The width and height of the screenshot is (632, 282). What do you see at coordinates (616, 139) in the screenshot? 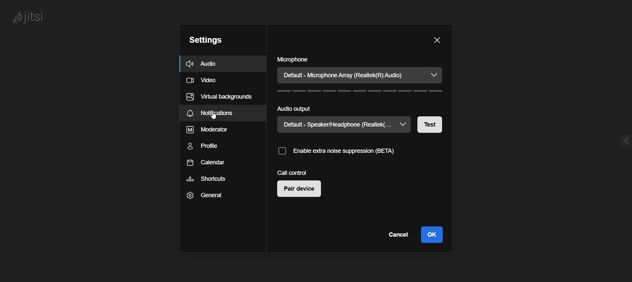
I see `expand` at bounding box center [616, 139].